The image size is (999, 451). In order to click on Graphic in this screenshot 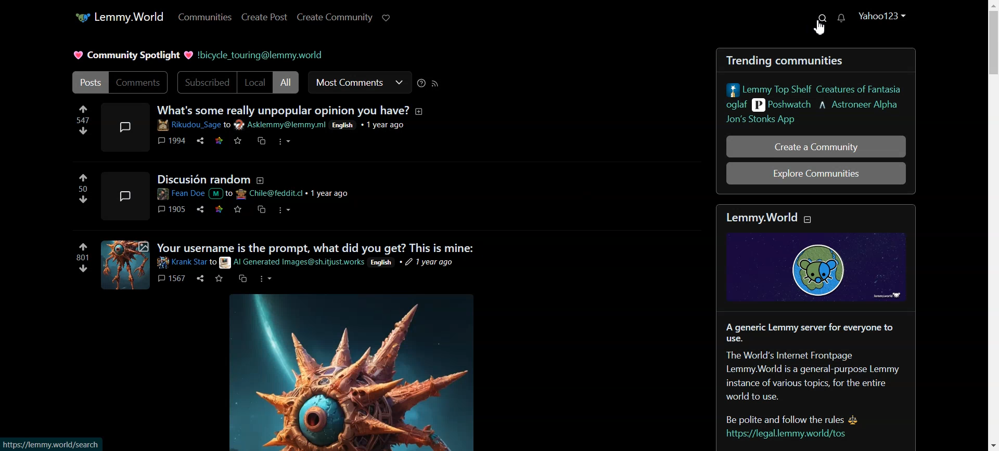, I will do `click(818, 267)`.